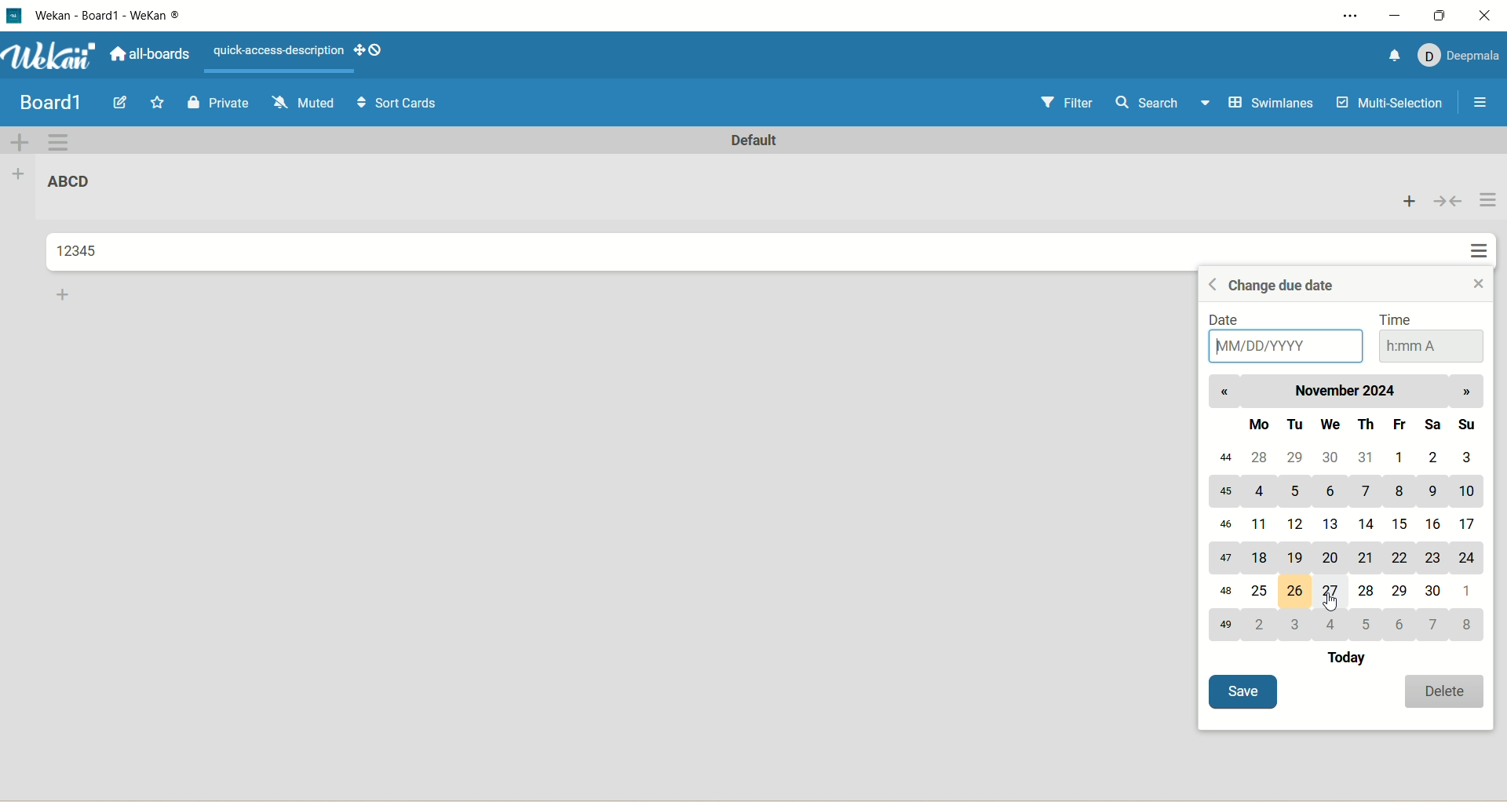 This screenshot has height=802, width=1507. What do you see at coordinates (1273, 286) in the screenshot?
I see `change due date` at bounding box center [1273, 286].